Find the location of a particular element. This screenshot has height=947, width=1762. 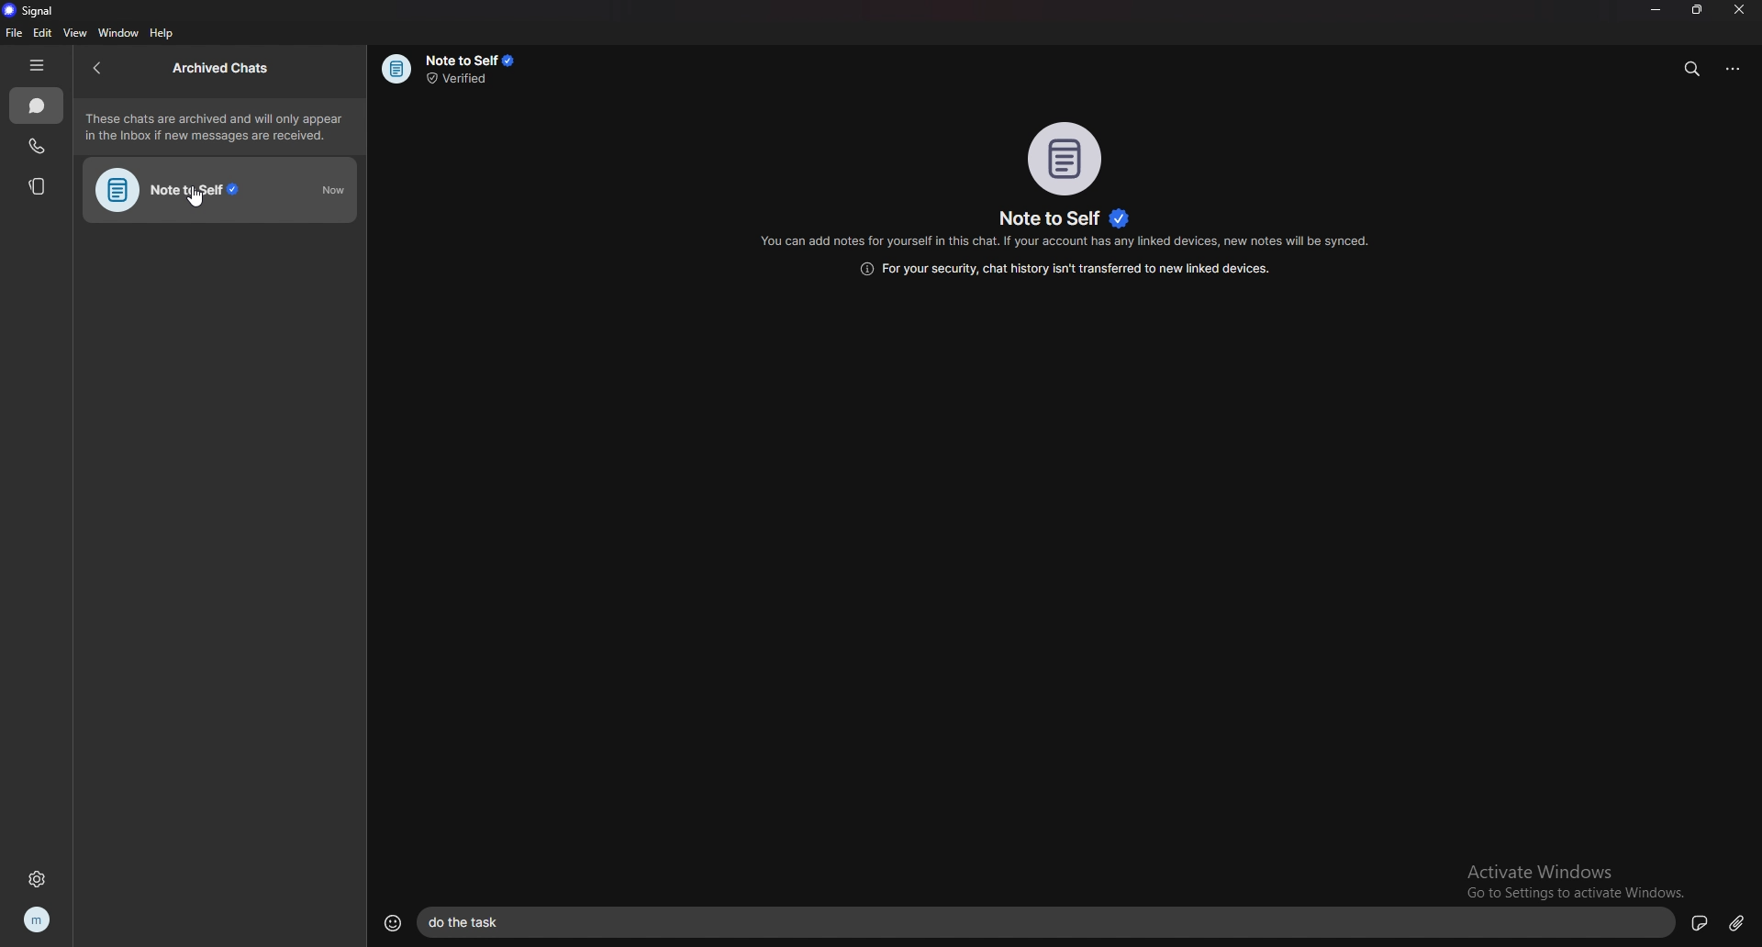

help is located at coordinates (163, 33).